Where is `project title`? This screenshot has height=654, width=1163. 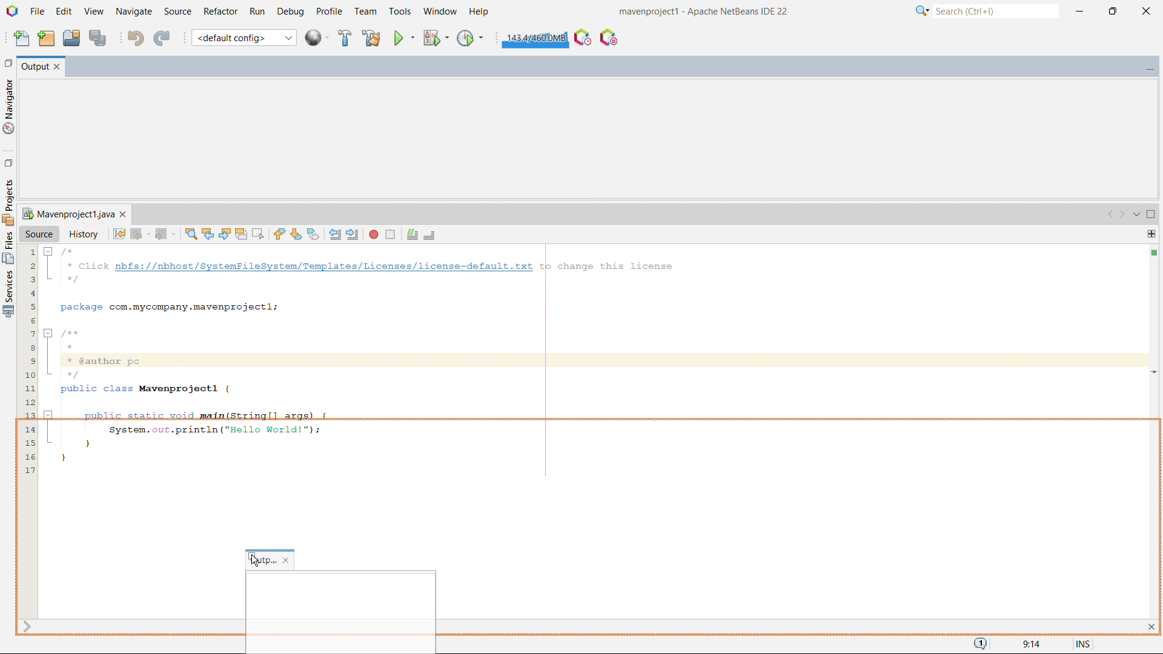 project title is located at coordinates (704, 12).